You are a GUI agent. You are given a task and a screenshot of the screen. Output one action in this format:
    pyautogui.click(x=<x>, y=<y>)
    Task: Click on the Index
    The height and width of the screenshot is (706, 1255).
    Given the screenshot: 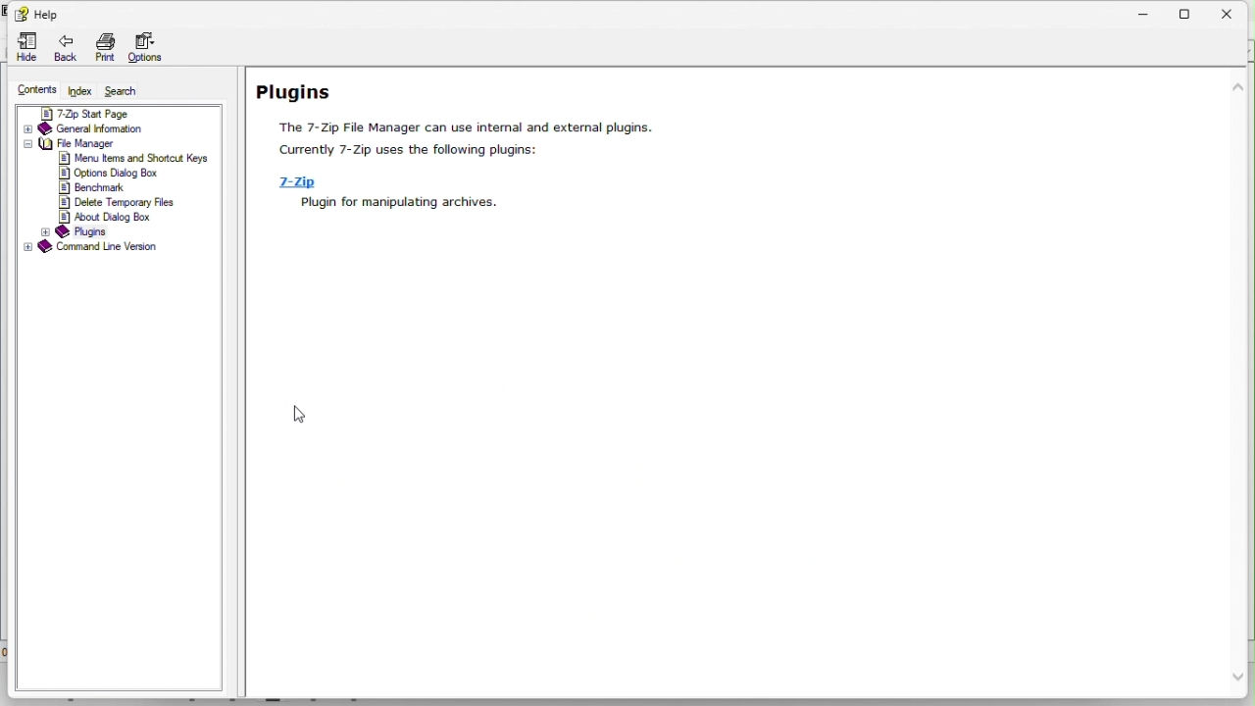 What is the action you would take?
    pyautogui.click(x=79, y=89)
    